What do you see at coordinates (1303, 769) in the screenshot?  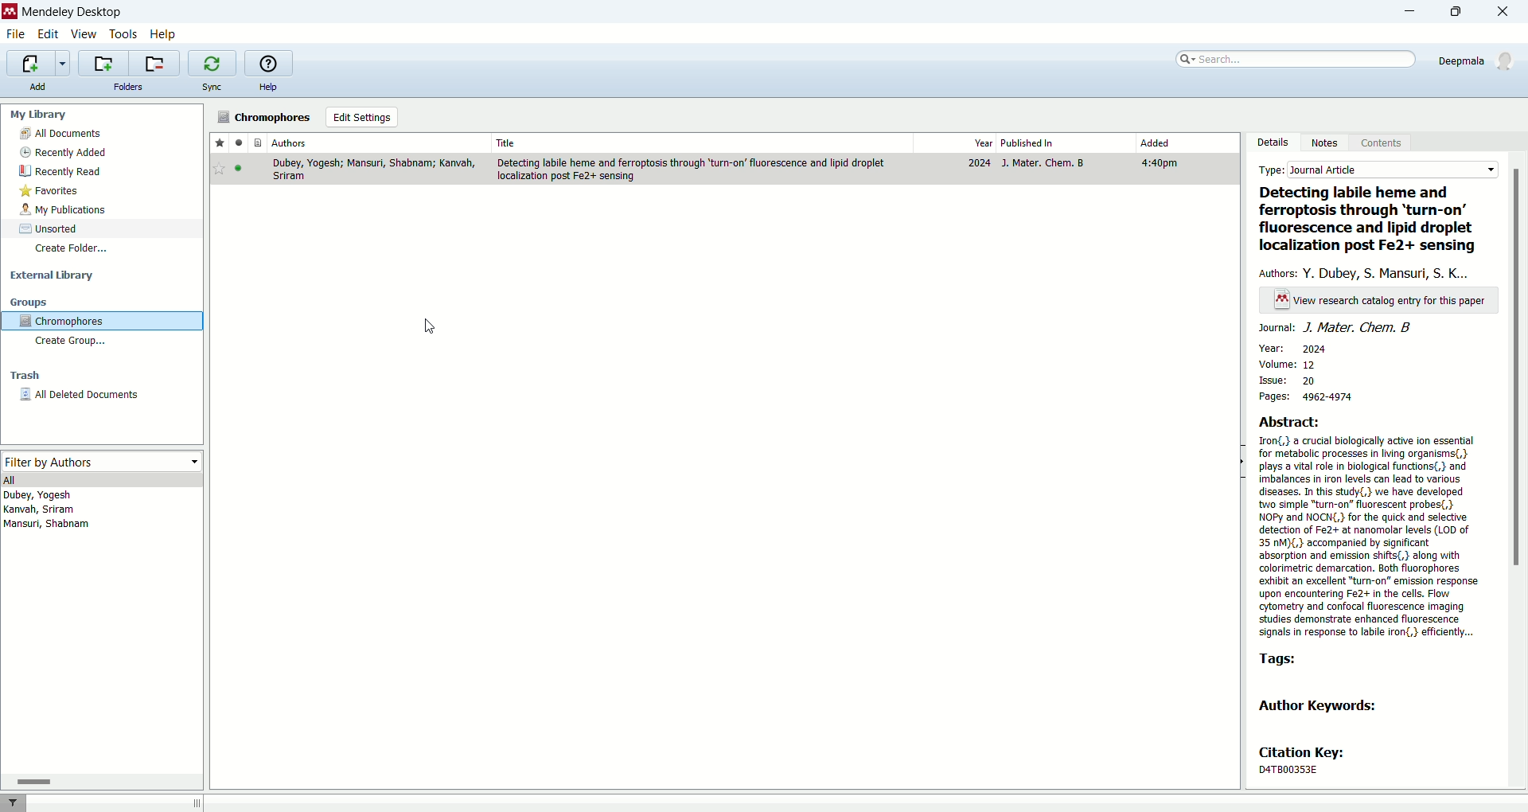 I see `| DA4TBO03S3E` at bounding box center [1303, 769].